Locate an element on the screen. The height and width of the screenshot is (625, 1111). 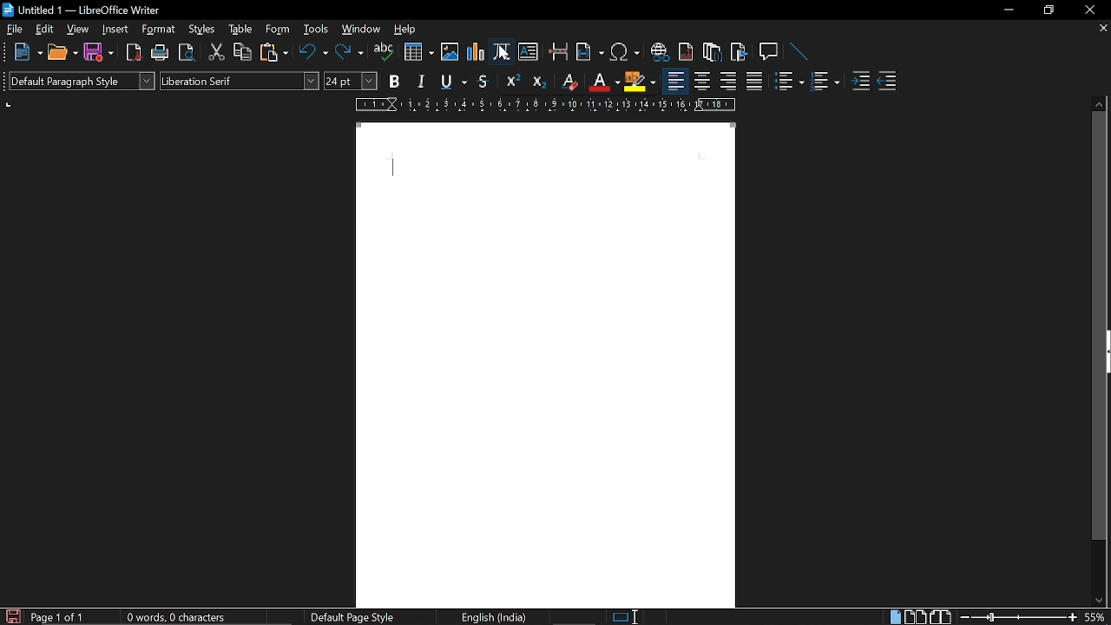
spelling check is located at coordinates (384, 52).